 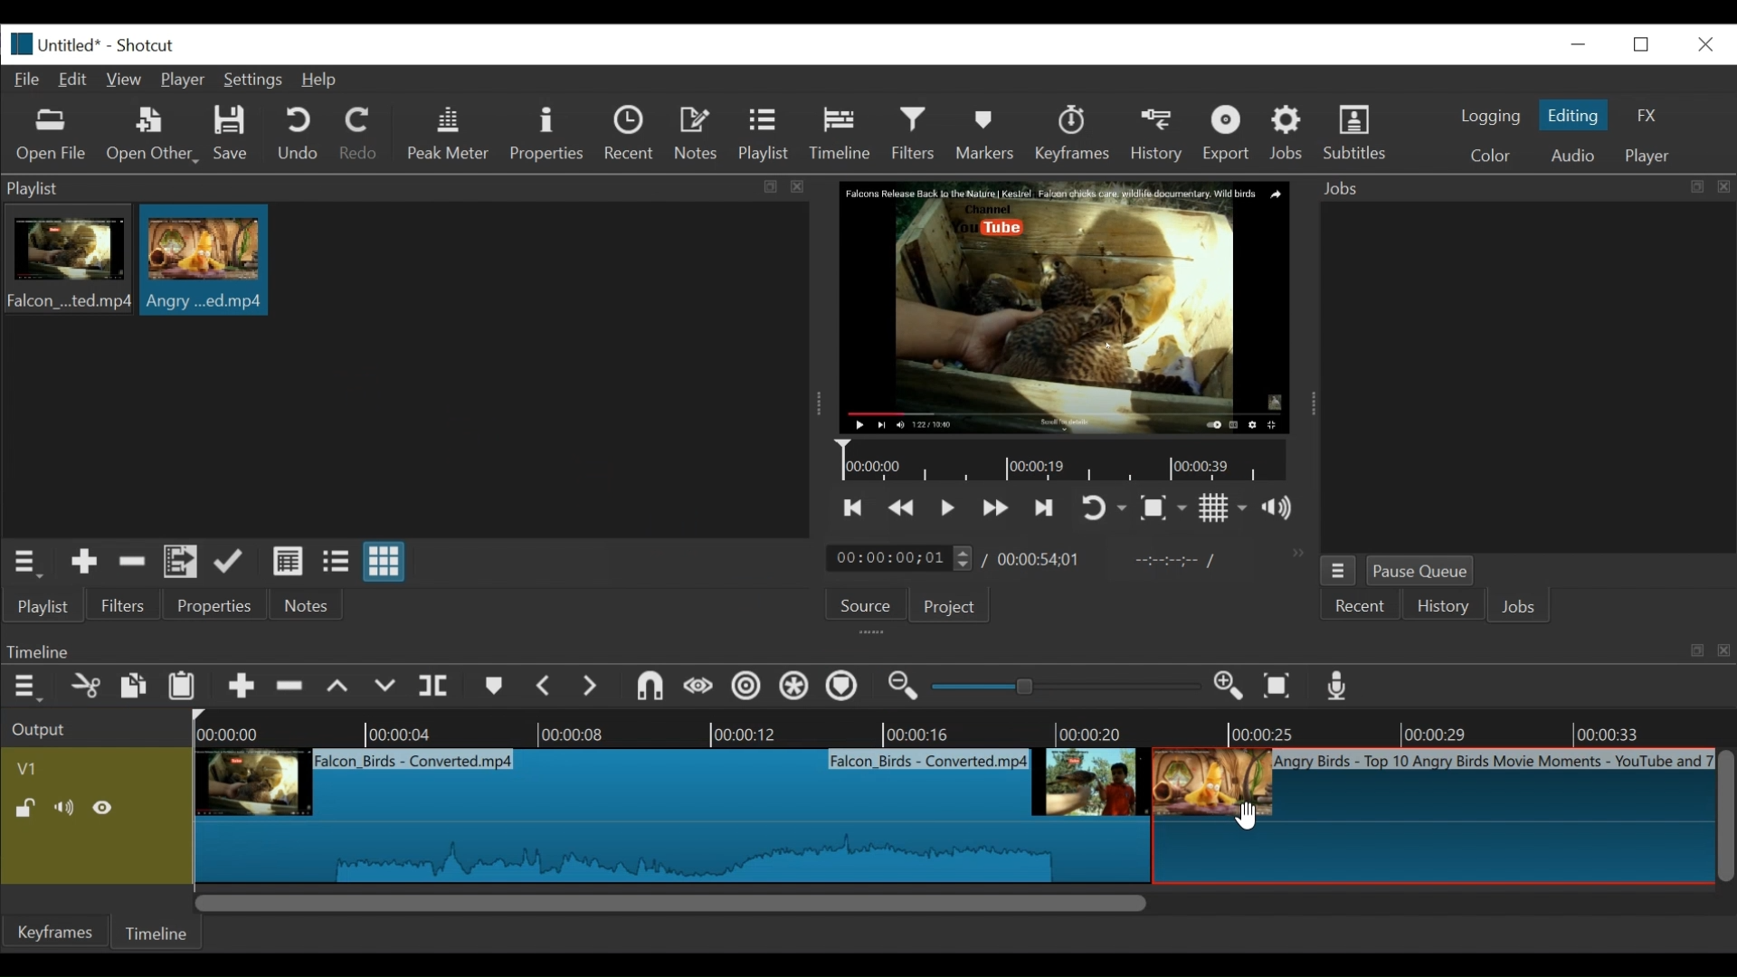 I want to click on Timeline, so click(x=964, y=728).